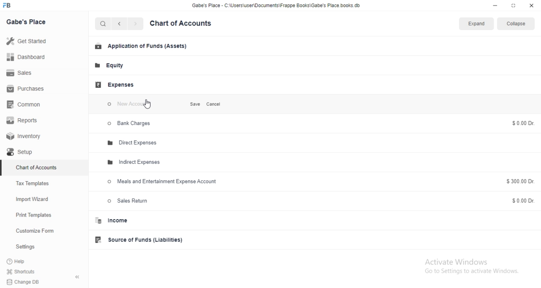 The image size is (541, 288). What do you see at coordinates (25, 261) in the screenshot?
I see `?Help` at bounding box center [25, 261].